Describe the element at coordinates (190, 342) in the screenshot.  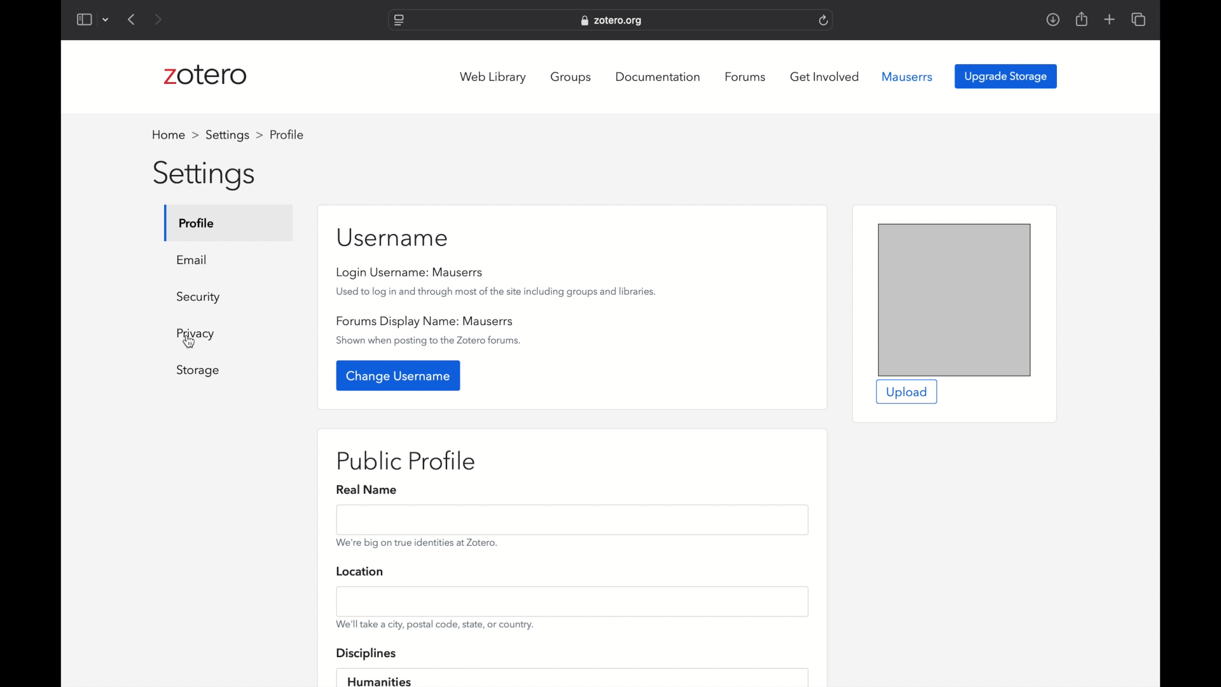
I see `cursor` at that location.